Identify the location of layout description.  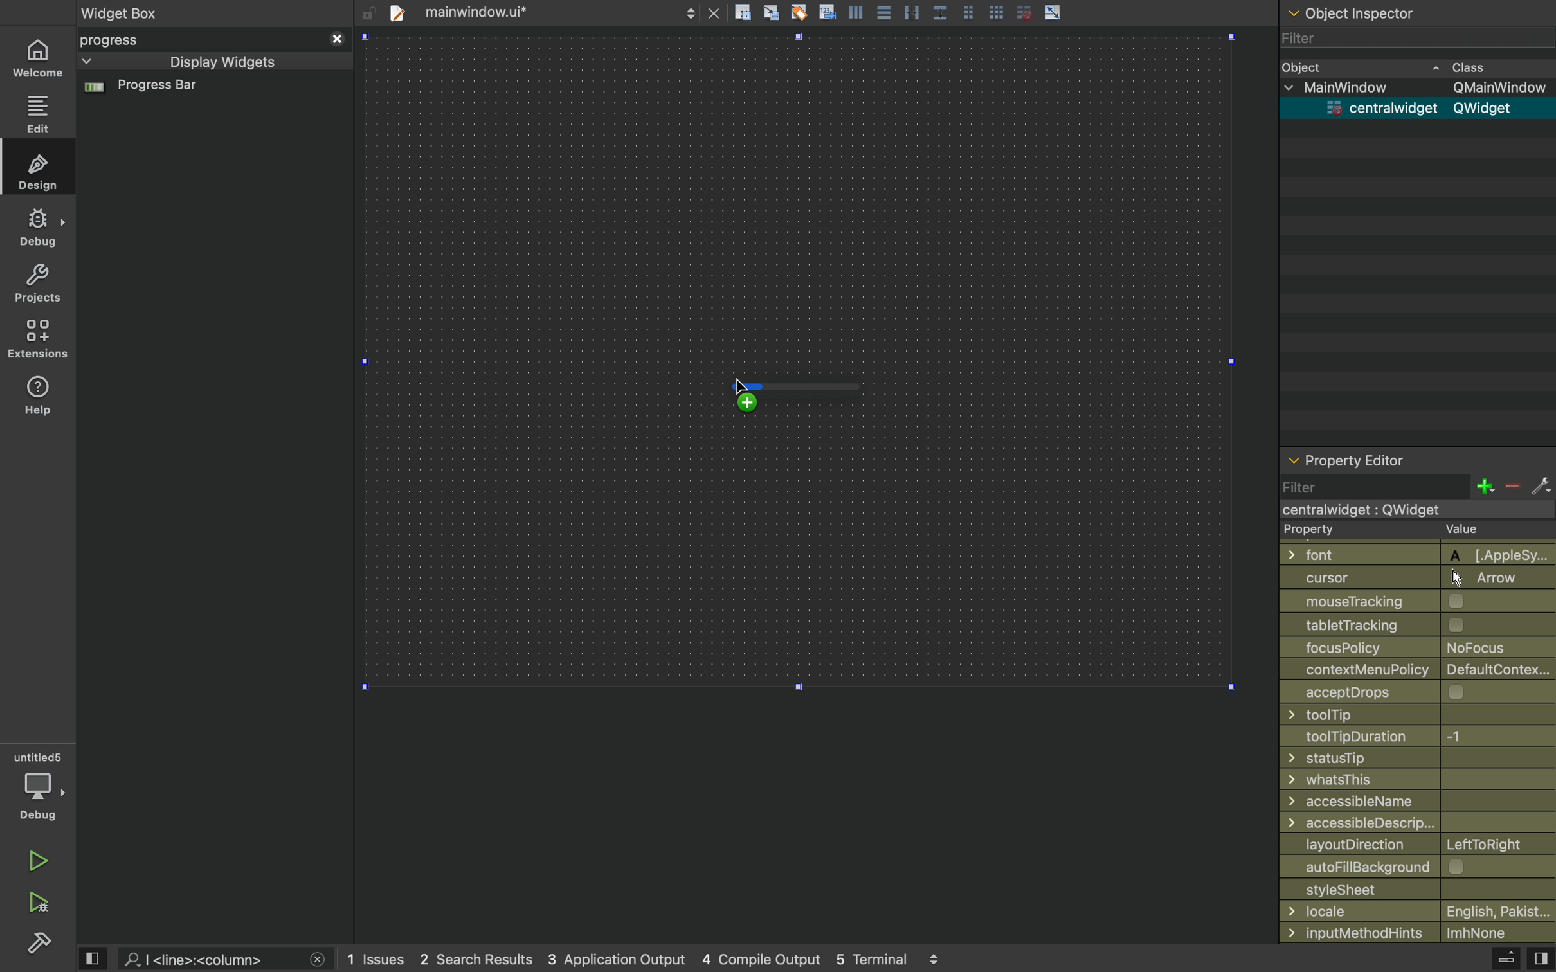
(1414, 845).